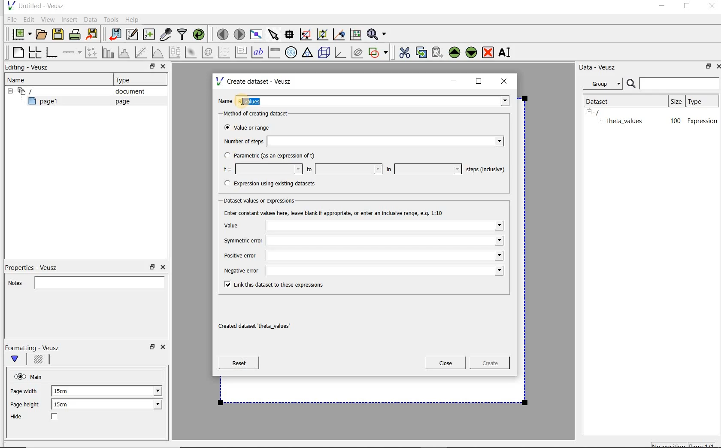 The width and height of the screenshot is (721, 448). Describe the element at coordinates (92, 52) in the screenshot. I see `Plot points with lines and error bars` at that location.